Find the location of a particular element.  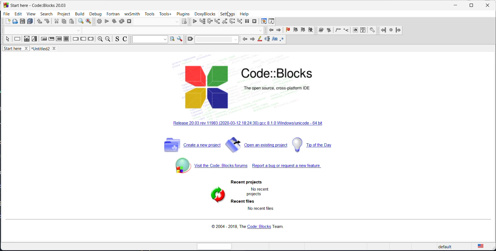

step into is located at coordinates (218, 22).